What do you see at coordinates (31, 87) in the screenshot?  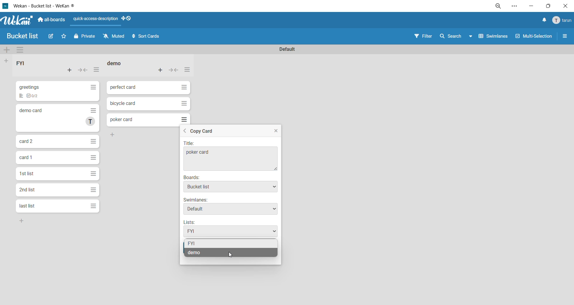 I see `greetings` at bounding box center [31, 87].